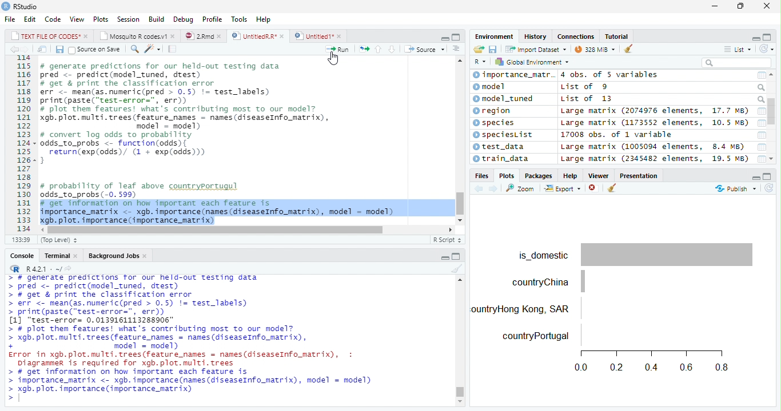  Describe the element at coordinates (501, 158) in the screenshot. I see `train data` at that location.